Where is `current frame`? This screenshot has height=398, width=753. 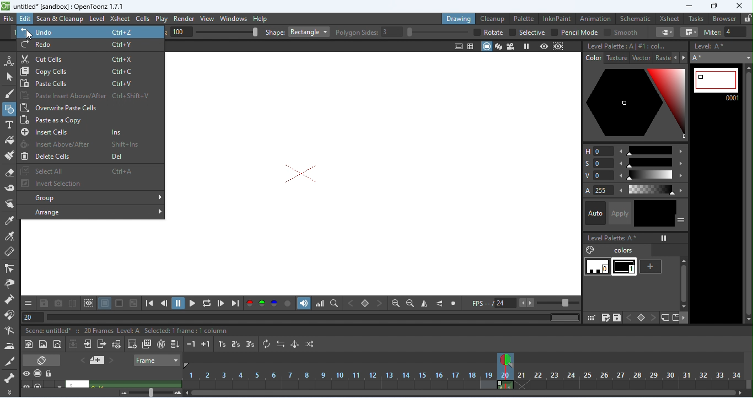 current frame is located at coordinates (716, 84).